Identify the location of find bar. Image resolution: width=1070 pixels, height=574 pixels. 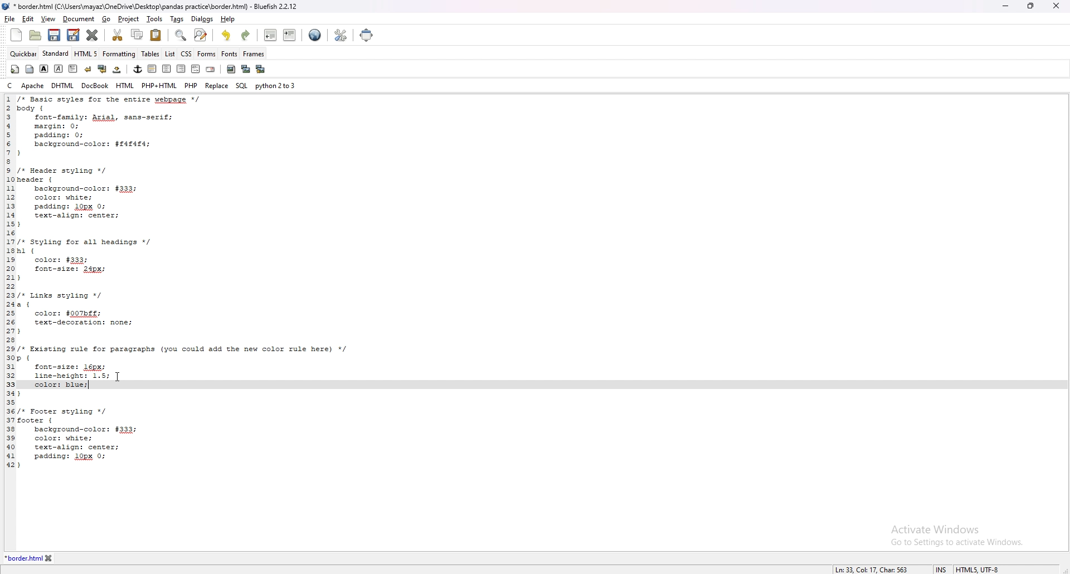
(181, 35).